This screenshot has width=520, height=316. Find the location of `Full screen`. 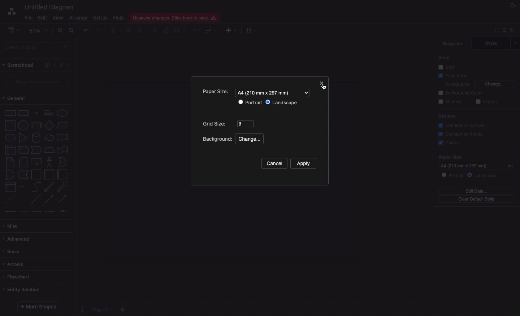

Full screen is located at coordinates (495, 30).